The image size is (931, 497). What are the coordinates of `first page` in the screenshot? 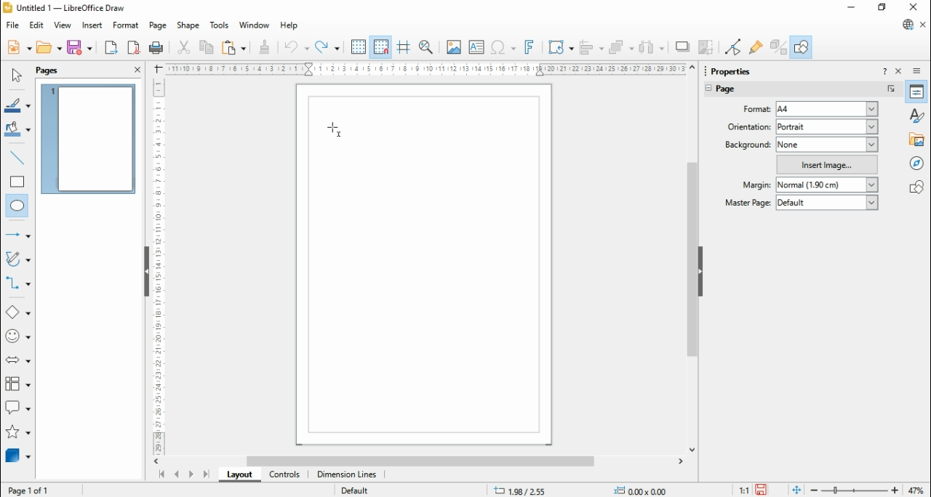 It's located at (161, 475).